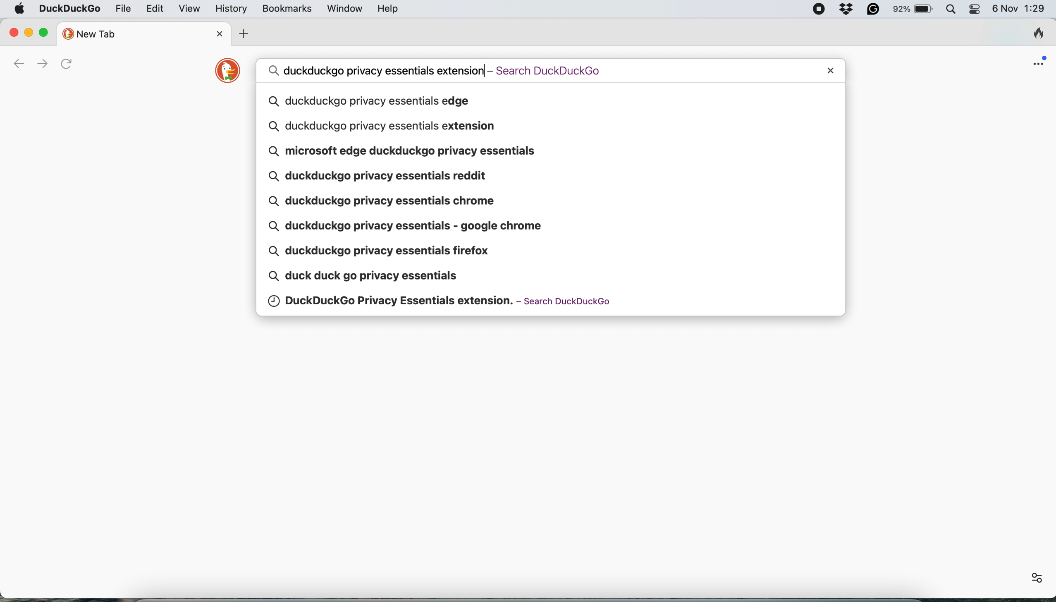 This screenshot has height=602, width=1056. What do you see at coordinates (551, 202) in the screenshot?
I see `search queries pop up` at bounding box center [551, 202].